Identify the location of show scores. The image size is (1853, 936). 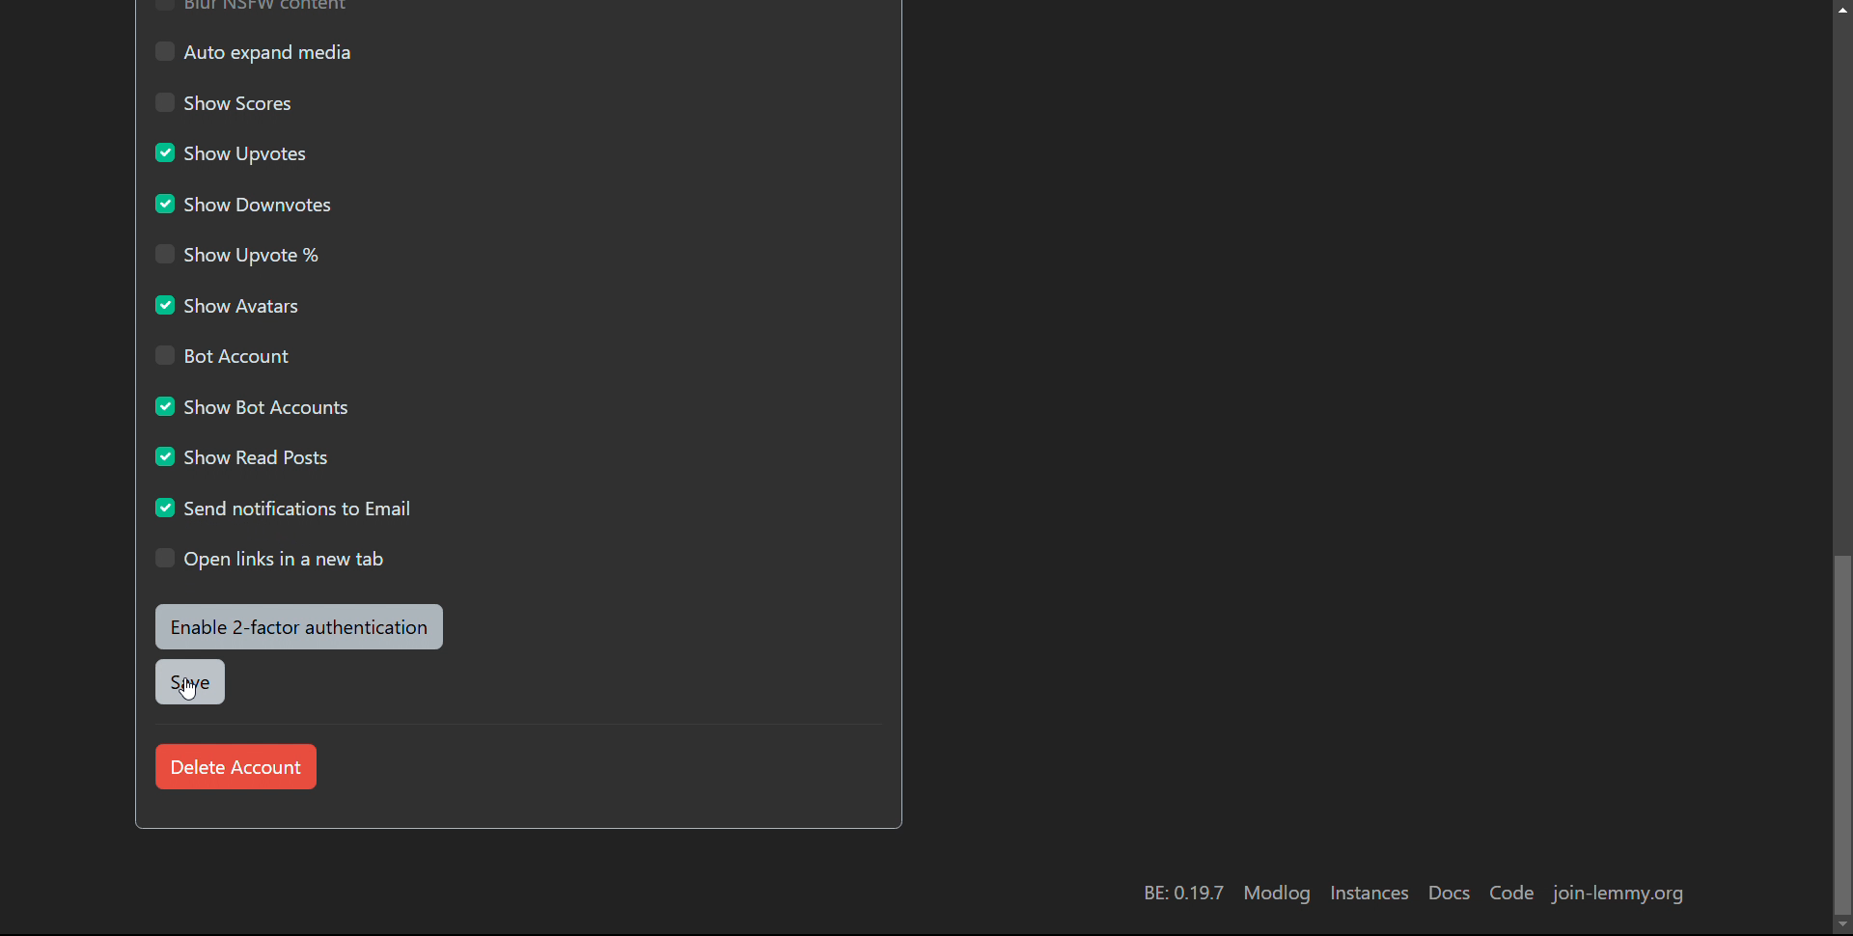
(229, 102).